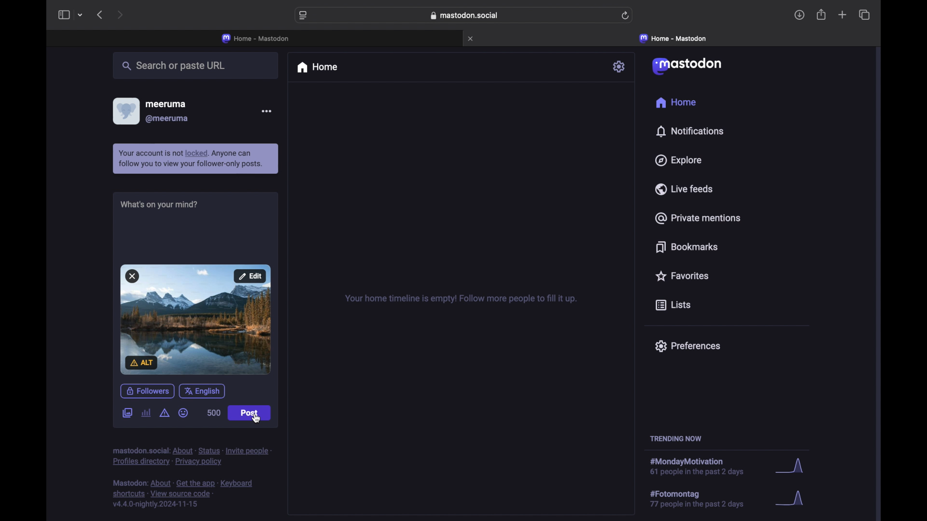 The image size is (927, 521). Describe the element at coordinates (684, 276) in the screenshot. I see `favorites` at that location.